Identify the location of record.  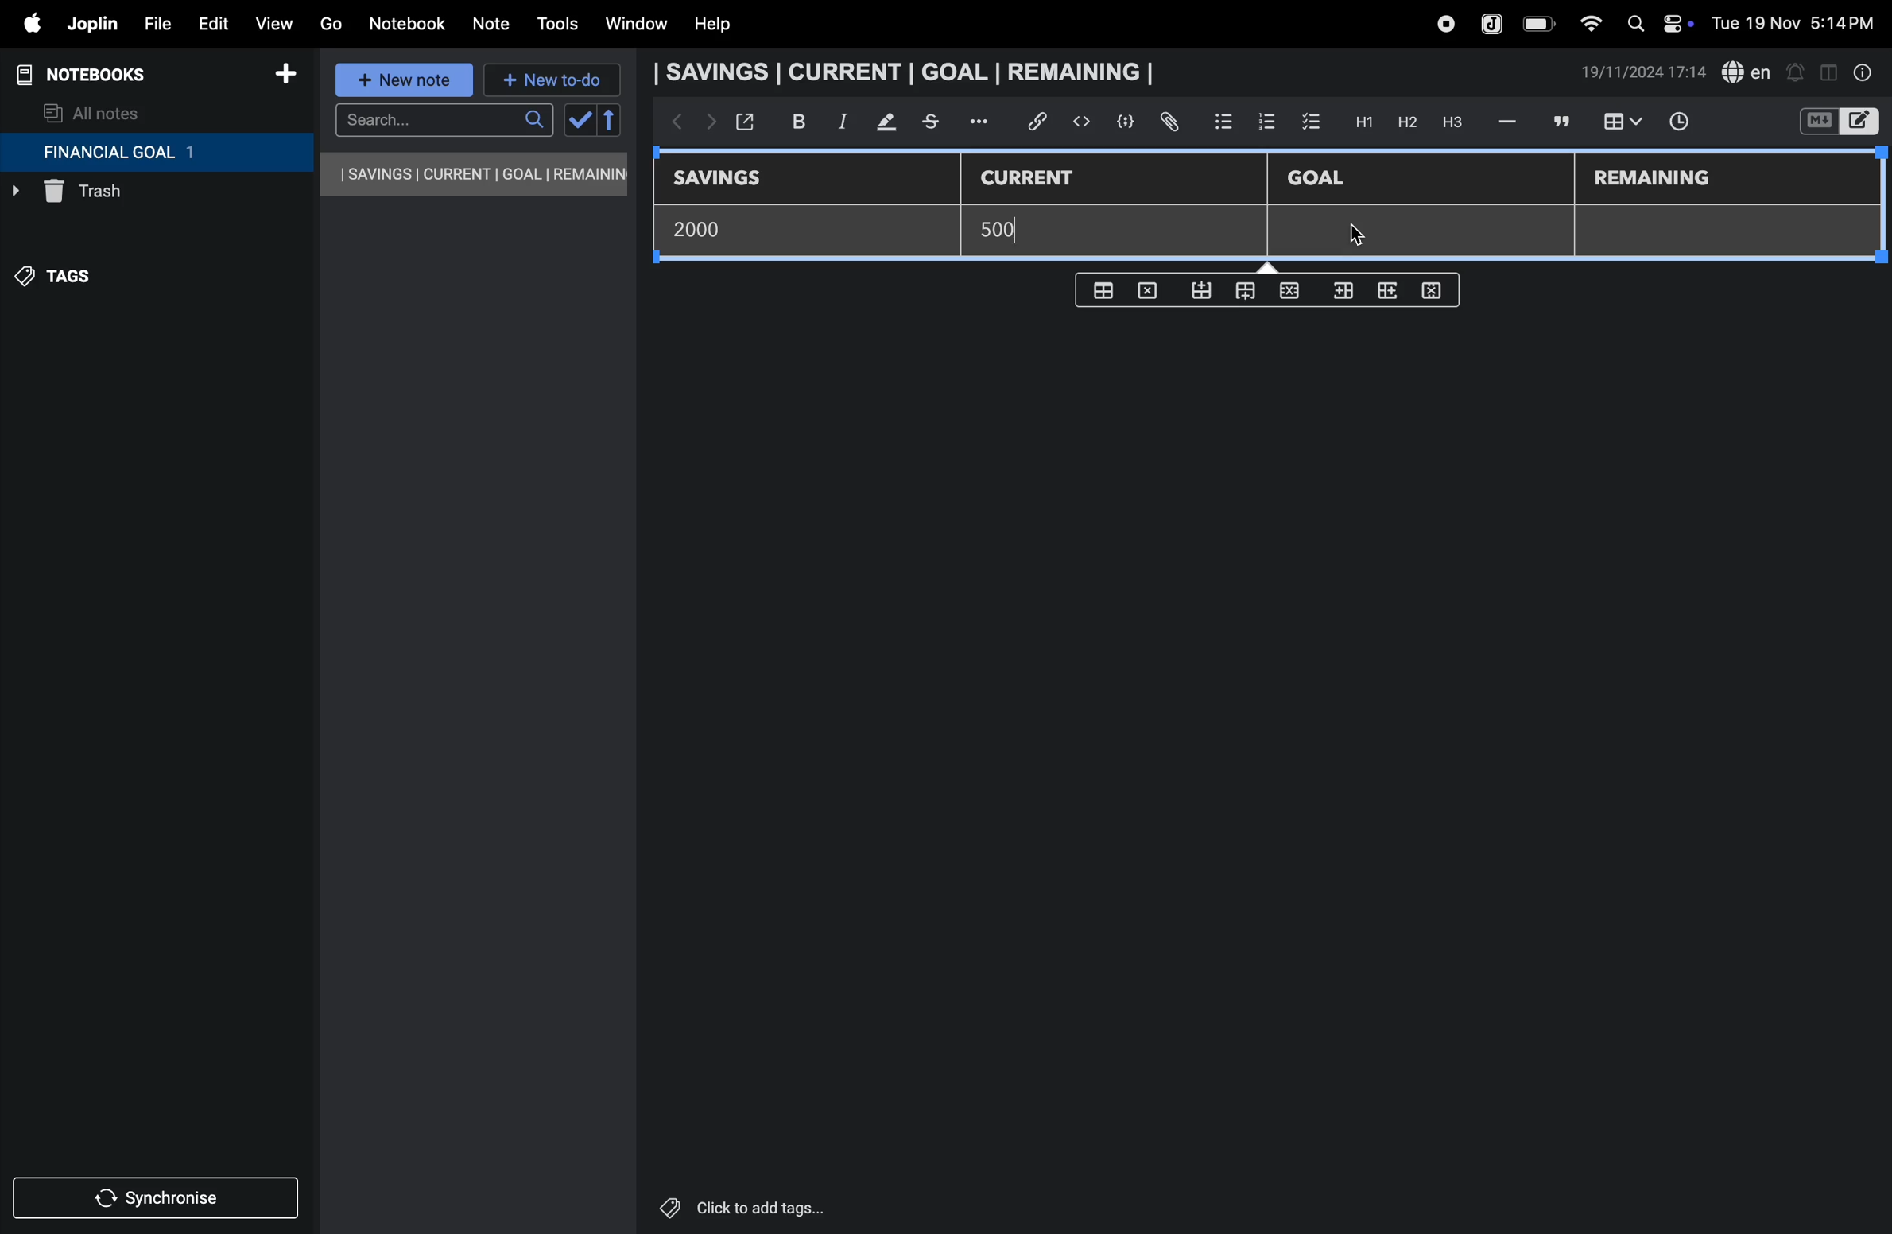
(1444, 24).